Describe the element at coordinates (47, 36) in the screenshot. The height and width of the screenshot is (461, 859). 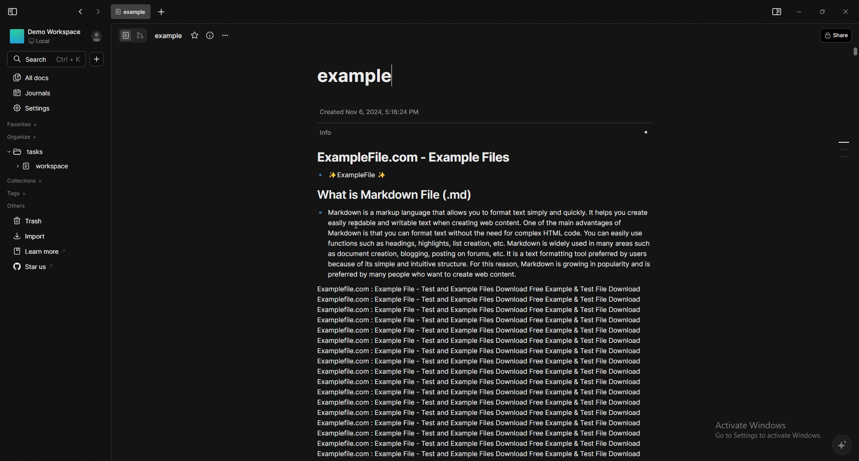
I see `demo workspace` at that location.